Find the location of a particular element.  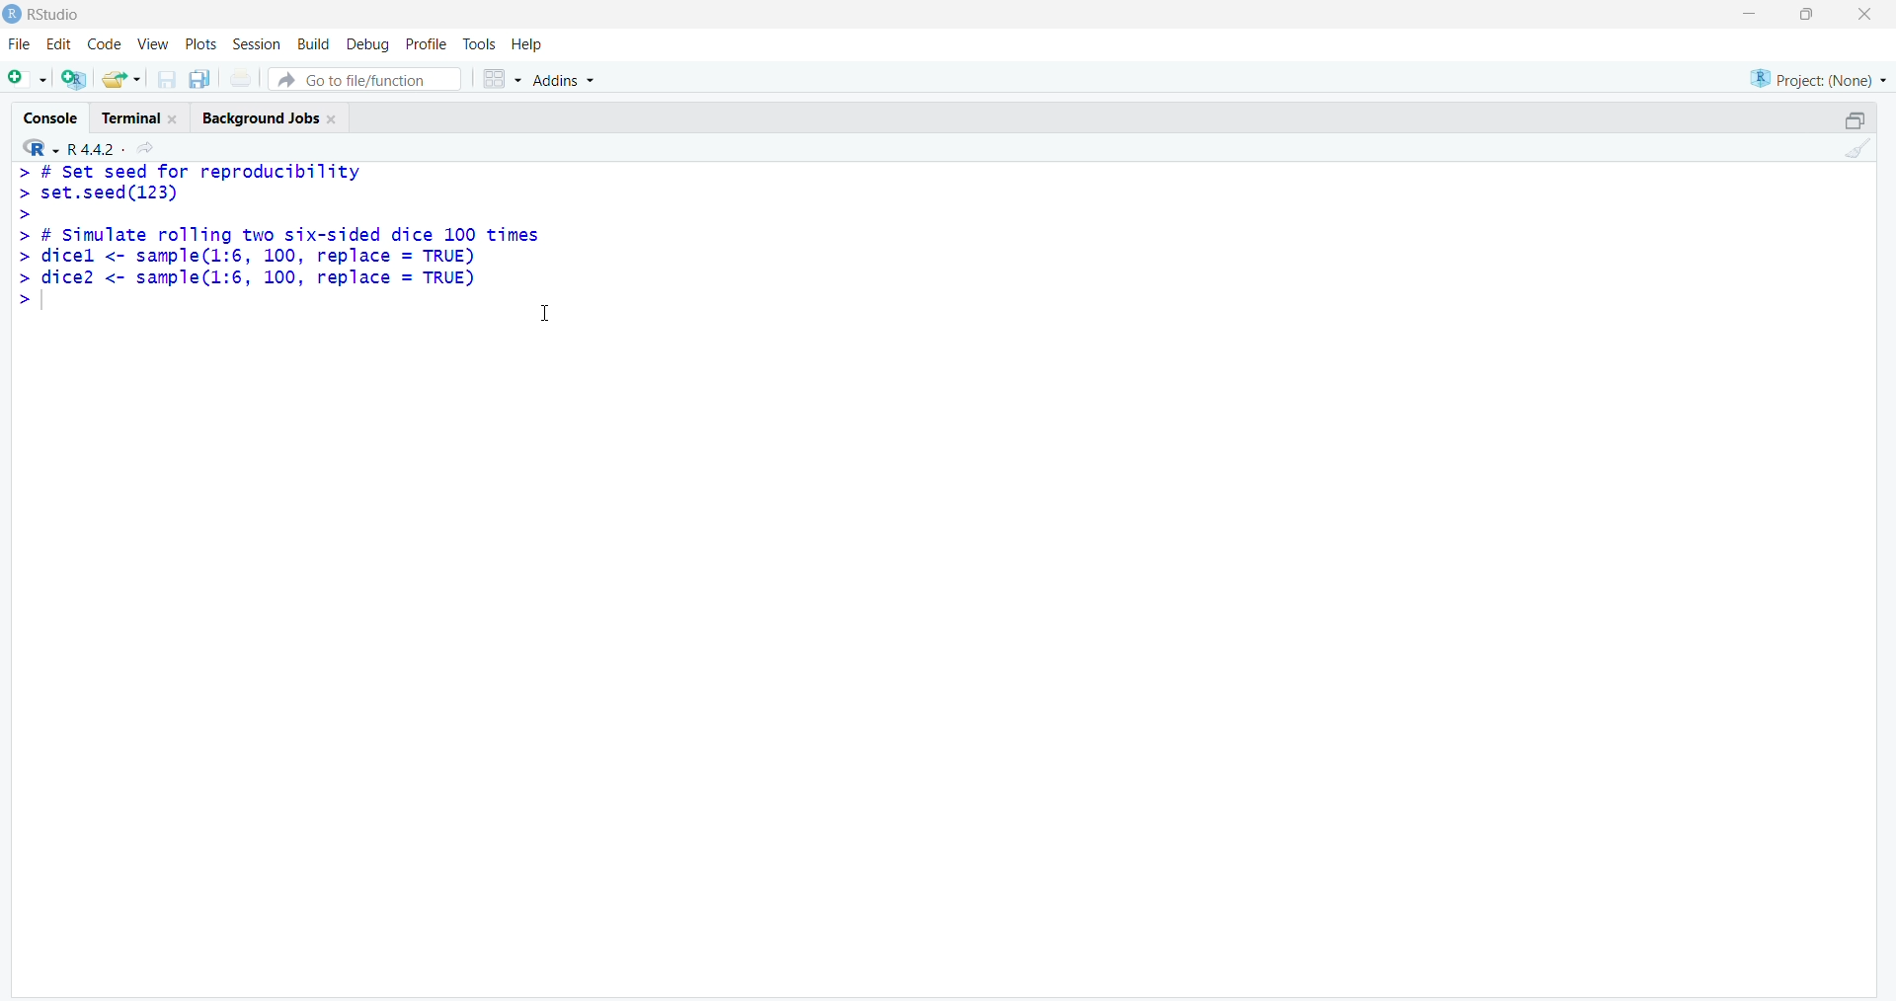

code is located at coordinates (105, 44).